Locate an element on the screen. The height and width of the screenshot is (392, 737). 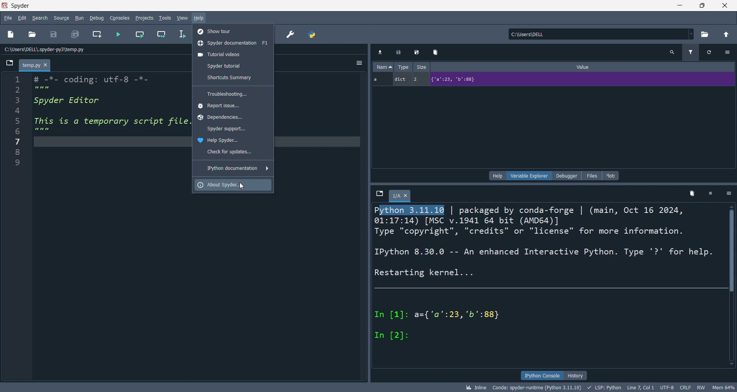
updates check is located at coordinates (233, 152).